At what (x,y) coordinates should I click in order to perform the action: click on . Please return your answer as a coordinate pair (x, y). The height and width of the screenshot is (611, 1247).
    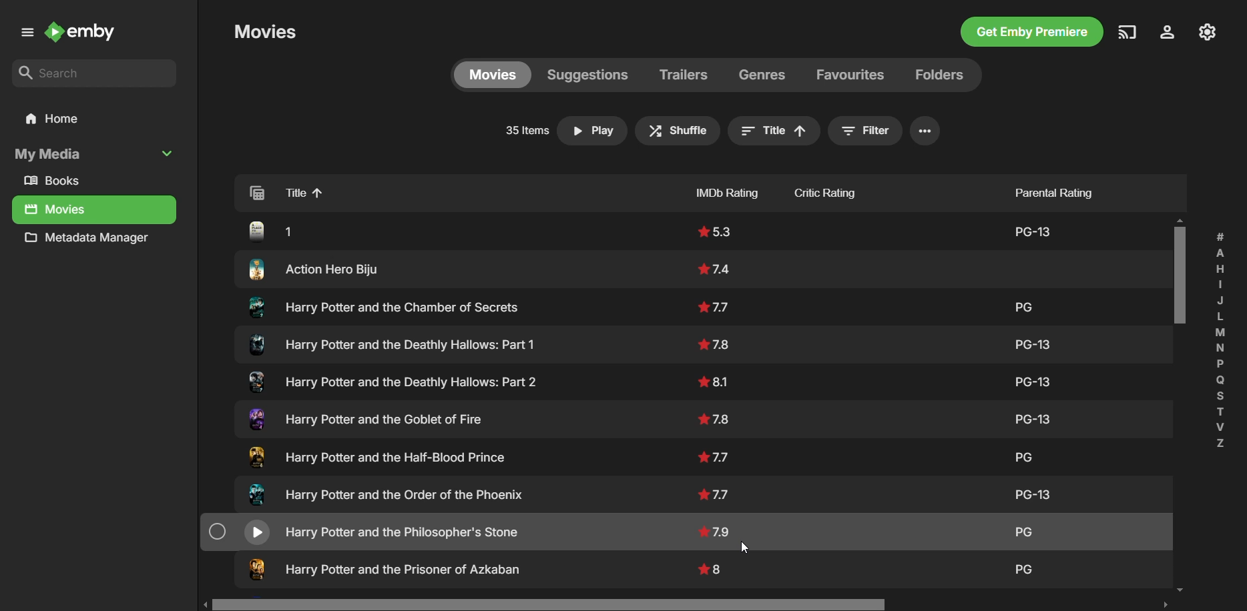
    Looking at the image, I should click on (716, 381).